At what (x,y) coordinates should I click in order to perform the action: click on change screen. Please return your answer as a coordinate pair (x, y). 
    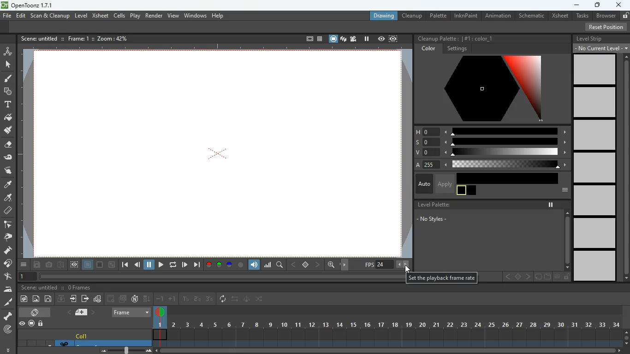
    Looking at the image, I should click on (36, 312).